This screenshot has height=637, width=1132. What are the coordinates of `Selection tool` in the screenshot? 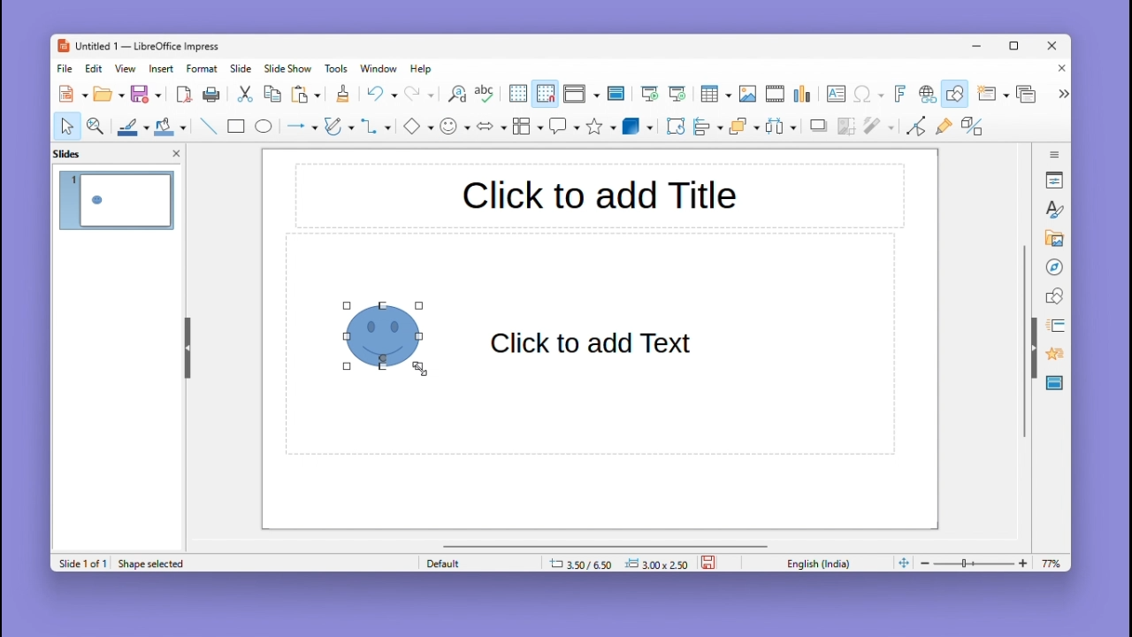 It's located at (66, 126).